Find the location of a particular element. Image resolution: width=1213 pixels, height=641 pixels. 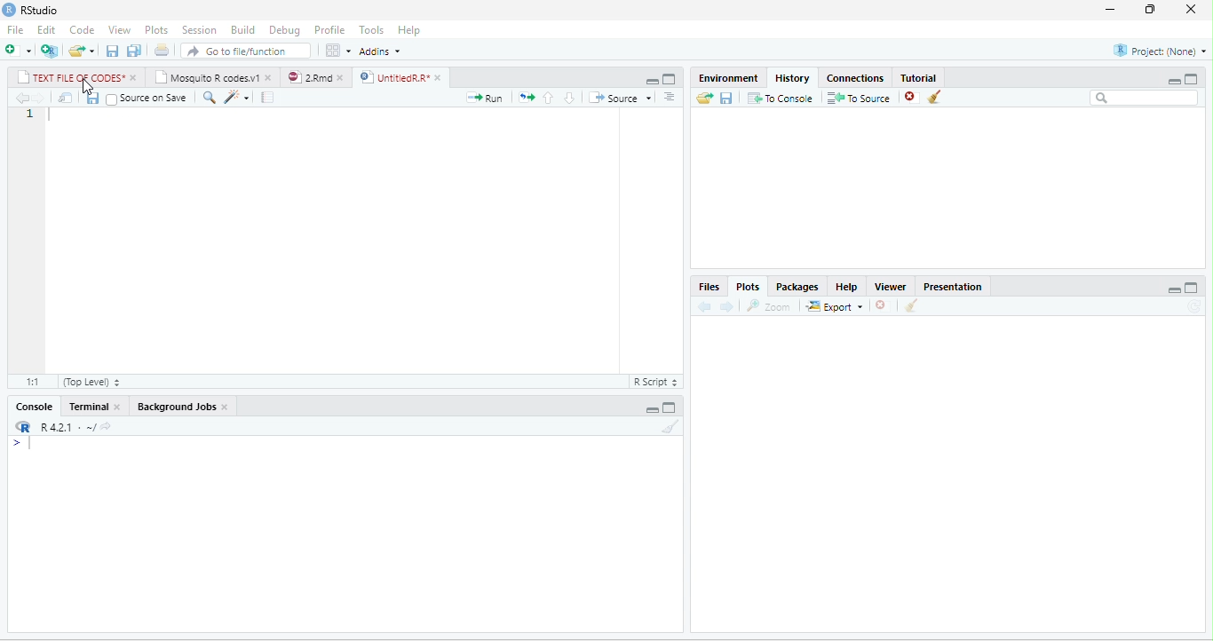

History is located at coordinates (792, 78).